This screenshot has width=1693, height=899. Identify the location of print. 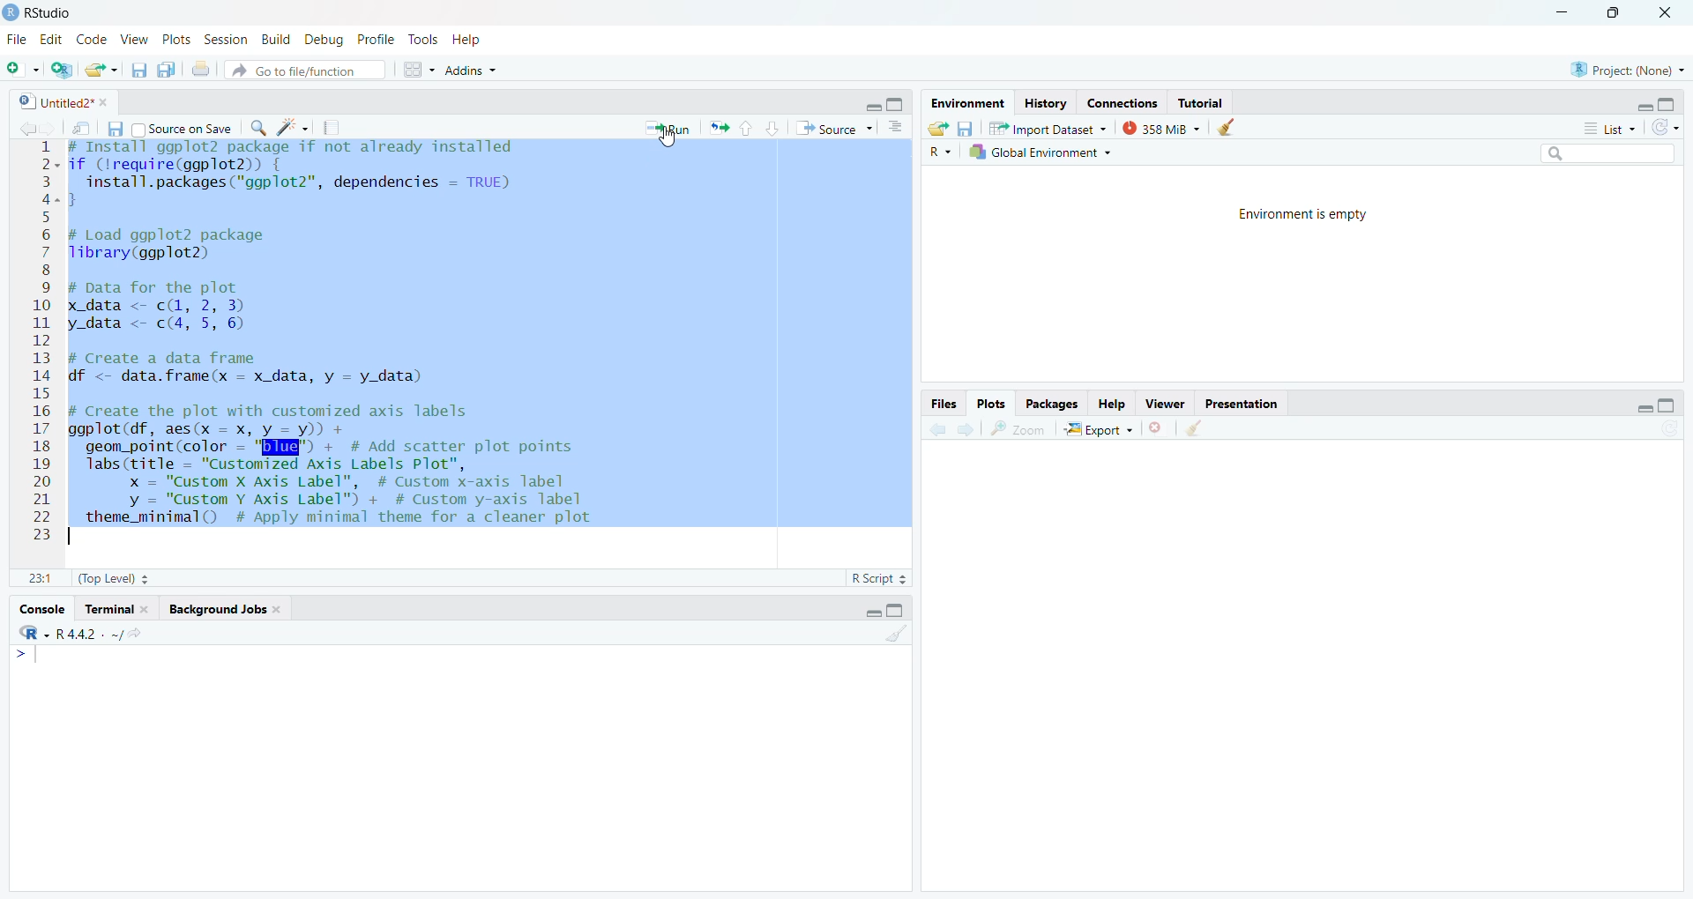
(203, 72).